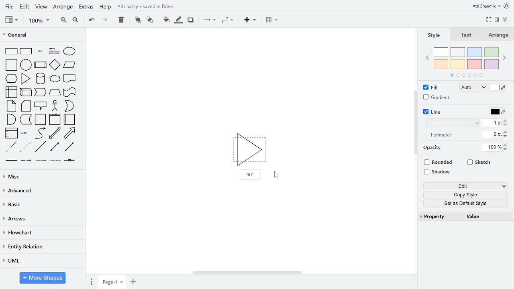 The width and height of the screenshot is (514, 289). I want to click on container, so click(40, 120).